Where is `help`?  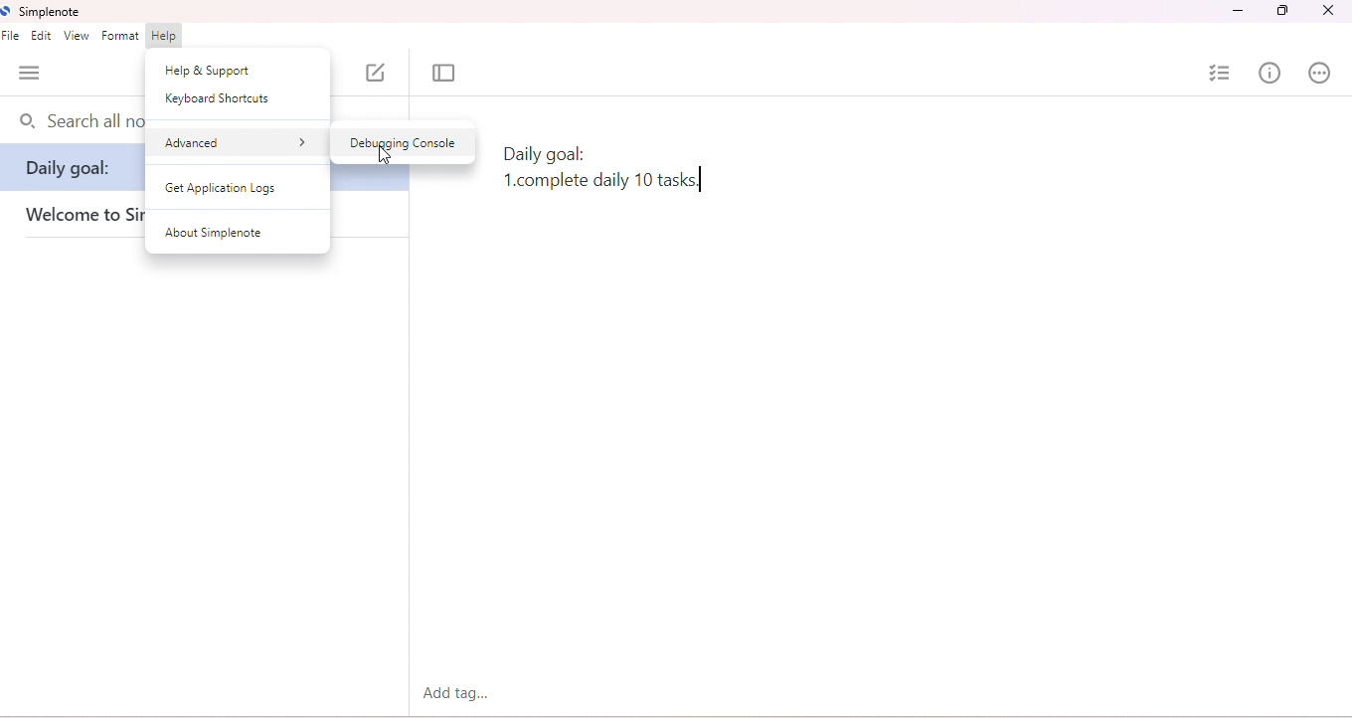 help is located at coordinates (166, 36).